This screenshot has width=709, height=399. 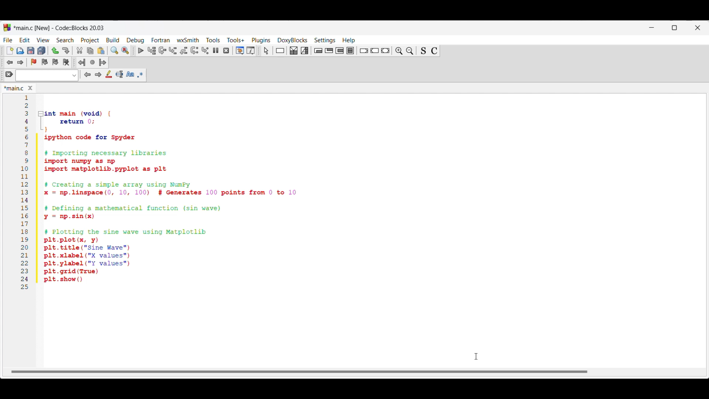 What do you see at coordinates (141, 51) in the screenshot?
I see `Debug/Continue` at bounding box center [141, 51].